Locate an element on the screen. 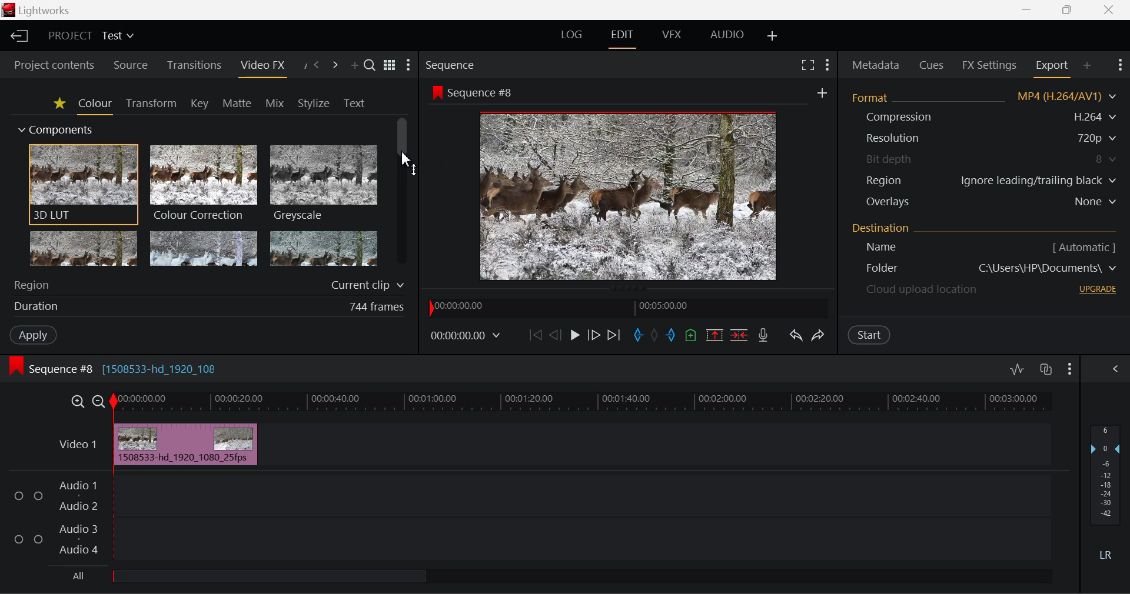 The image size is (1130, 594). Checkbox is located at coordinates (19, 495).